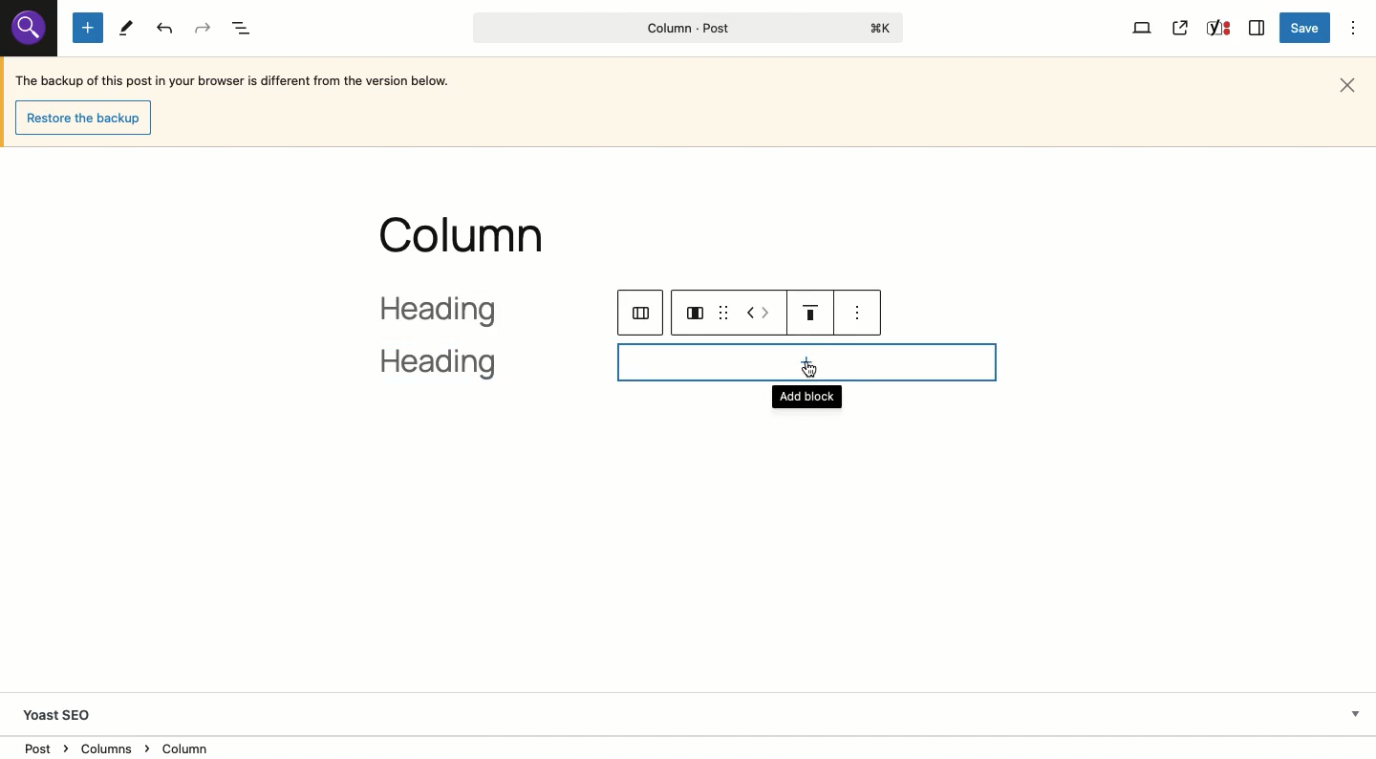  Describe the element at coordinates (65, 715) in the screenshot. I see `Yoast SEO` at that location.